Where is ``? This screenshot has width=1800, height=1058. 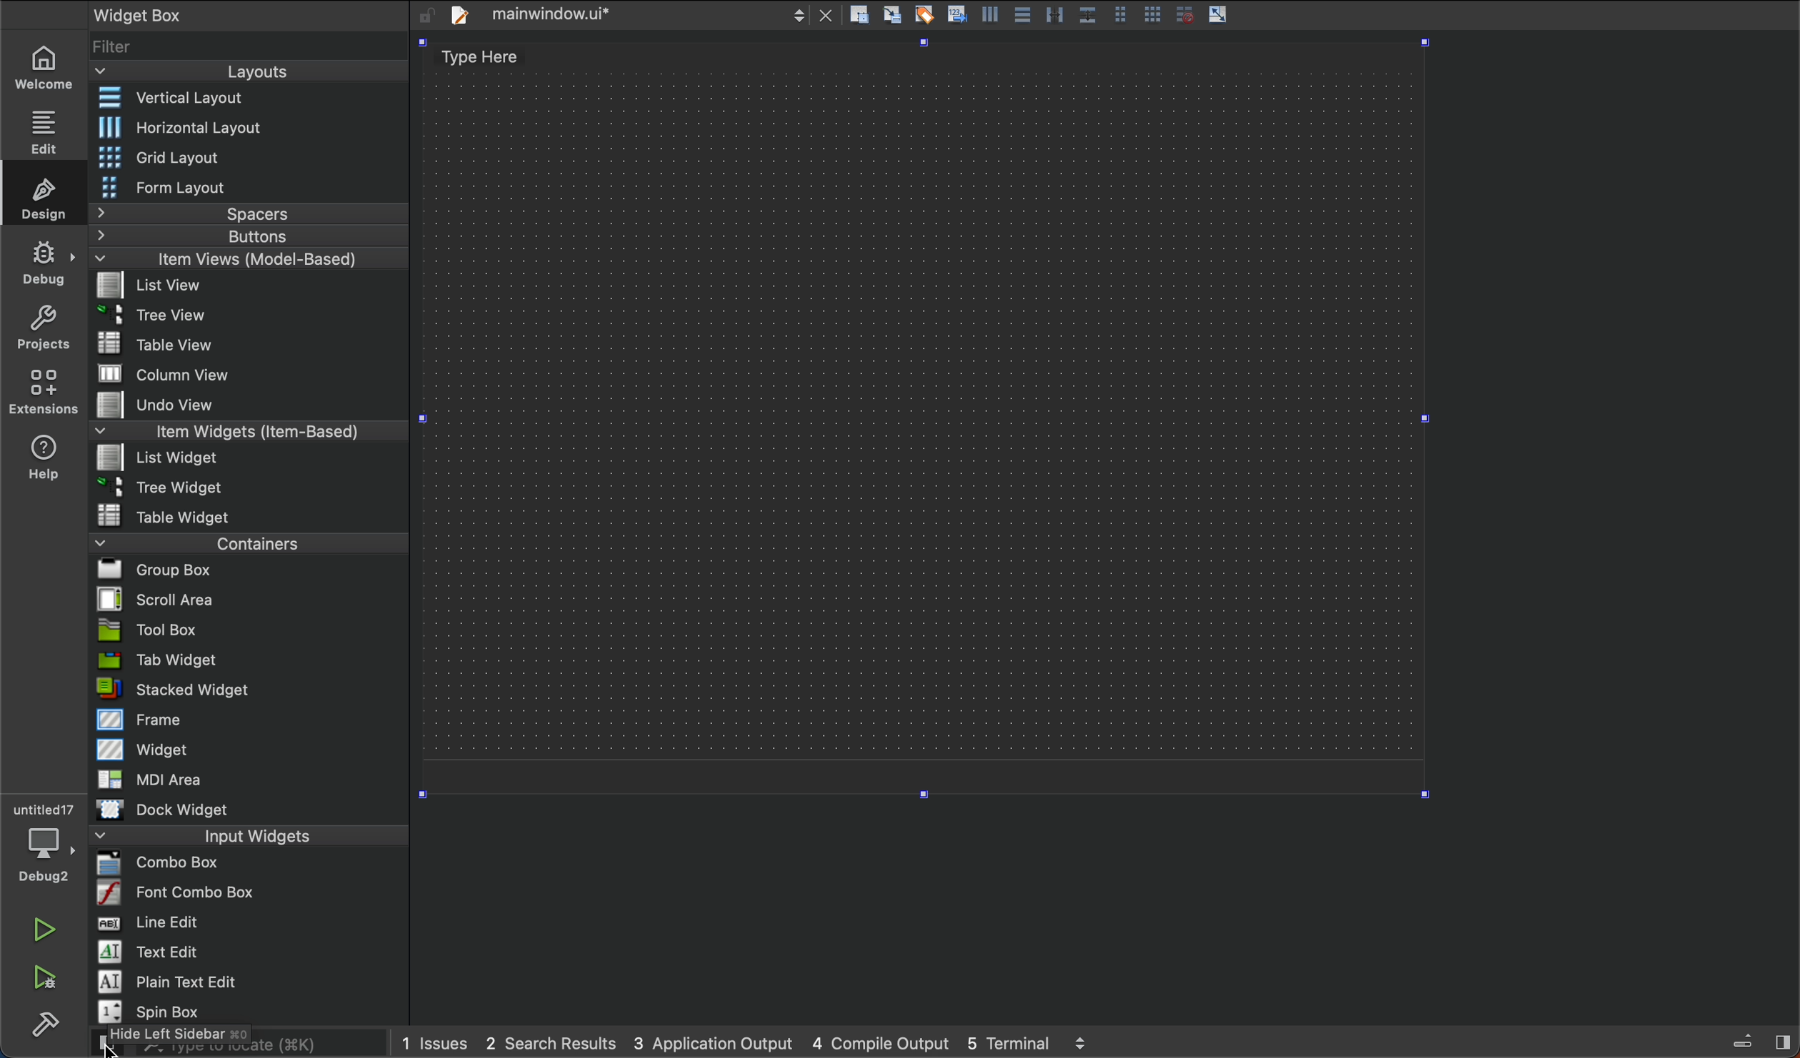  is located at coordinates (991, 14).